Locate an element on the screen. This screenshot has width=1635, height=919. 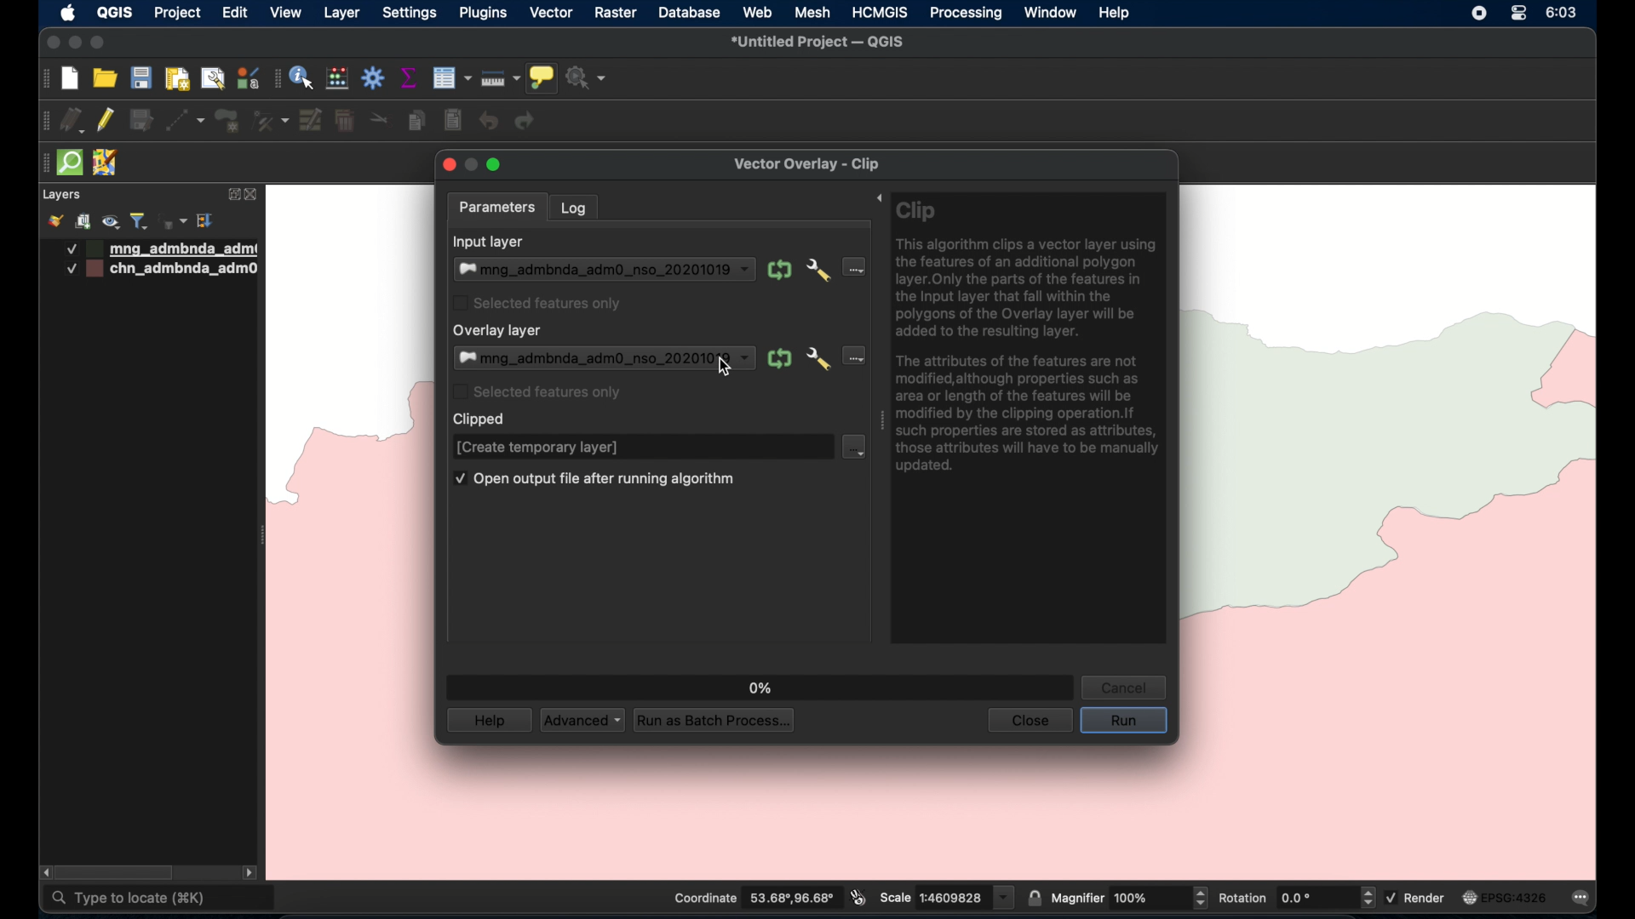
processing is located at coordinates (967, 14).